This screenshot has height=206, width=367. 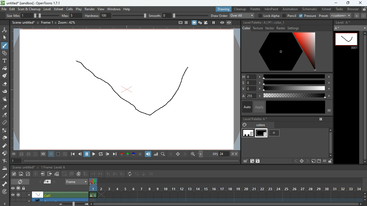 I want to click on horizontal scale, so click(x=124, y=28).